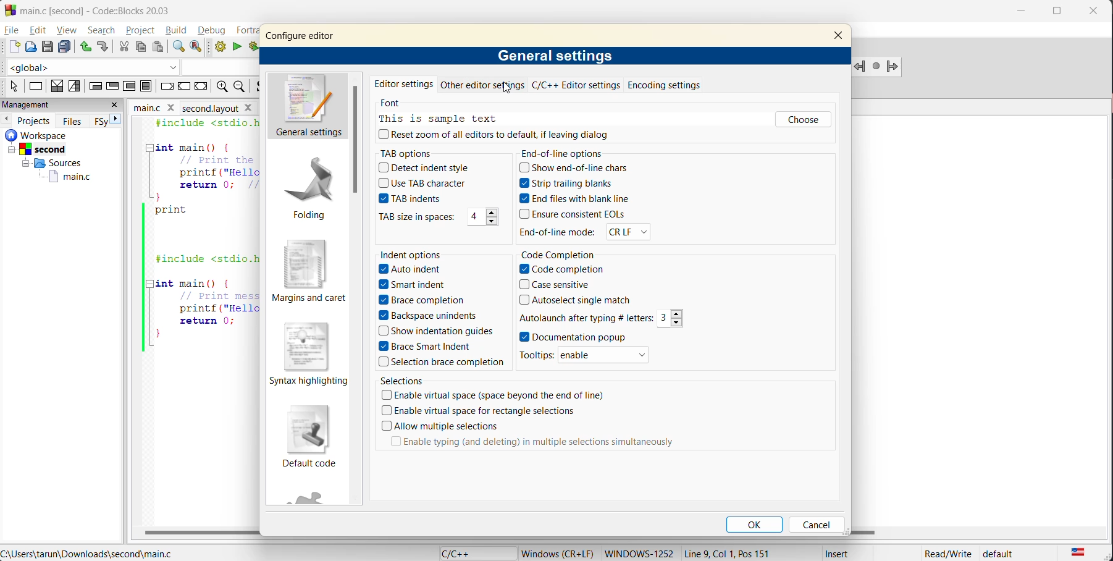 The height and width of the screenshot is (561, 1113). Describe the element at coordinates (7, 119) in the screenshot. I see `previous` at that location.